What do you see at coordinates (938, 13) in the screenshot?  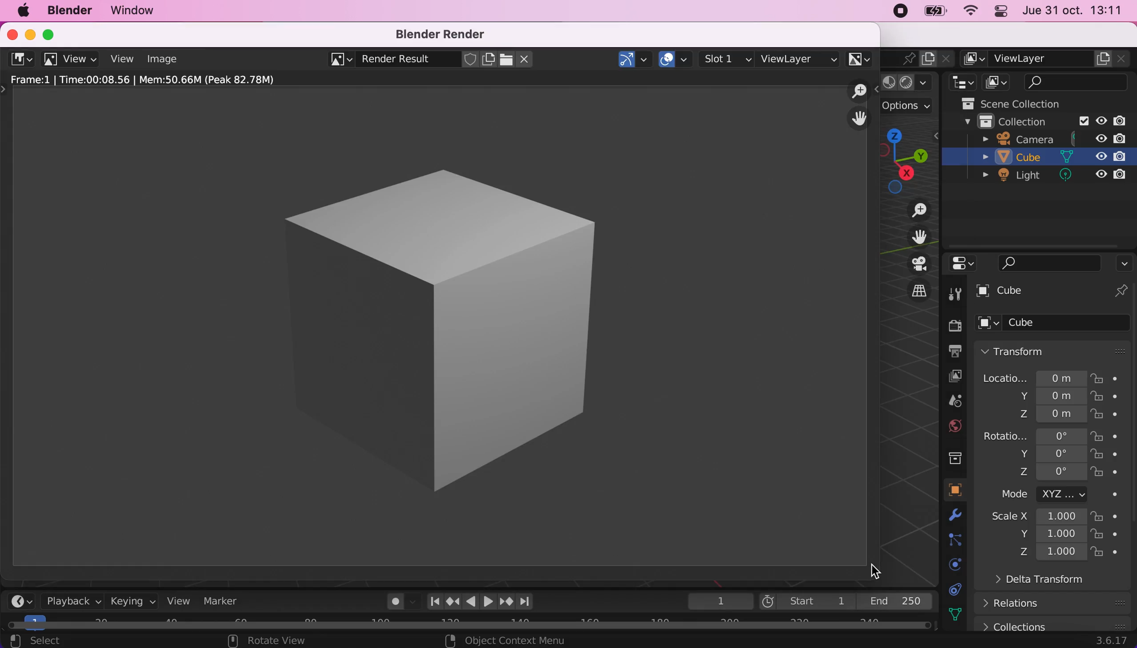 I see `battery` at bounding box center [938, 13].